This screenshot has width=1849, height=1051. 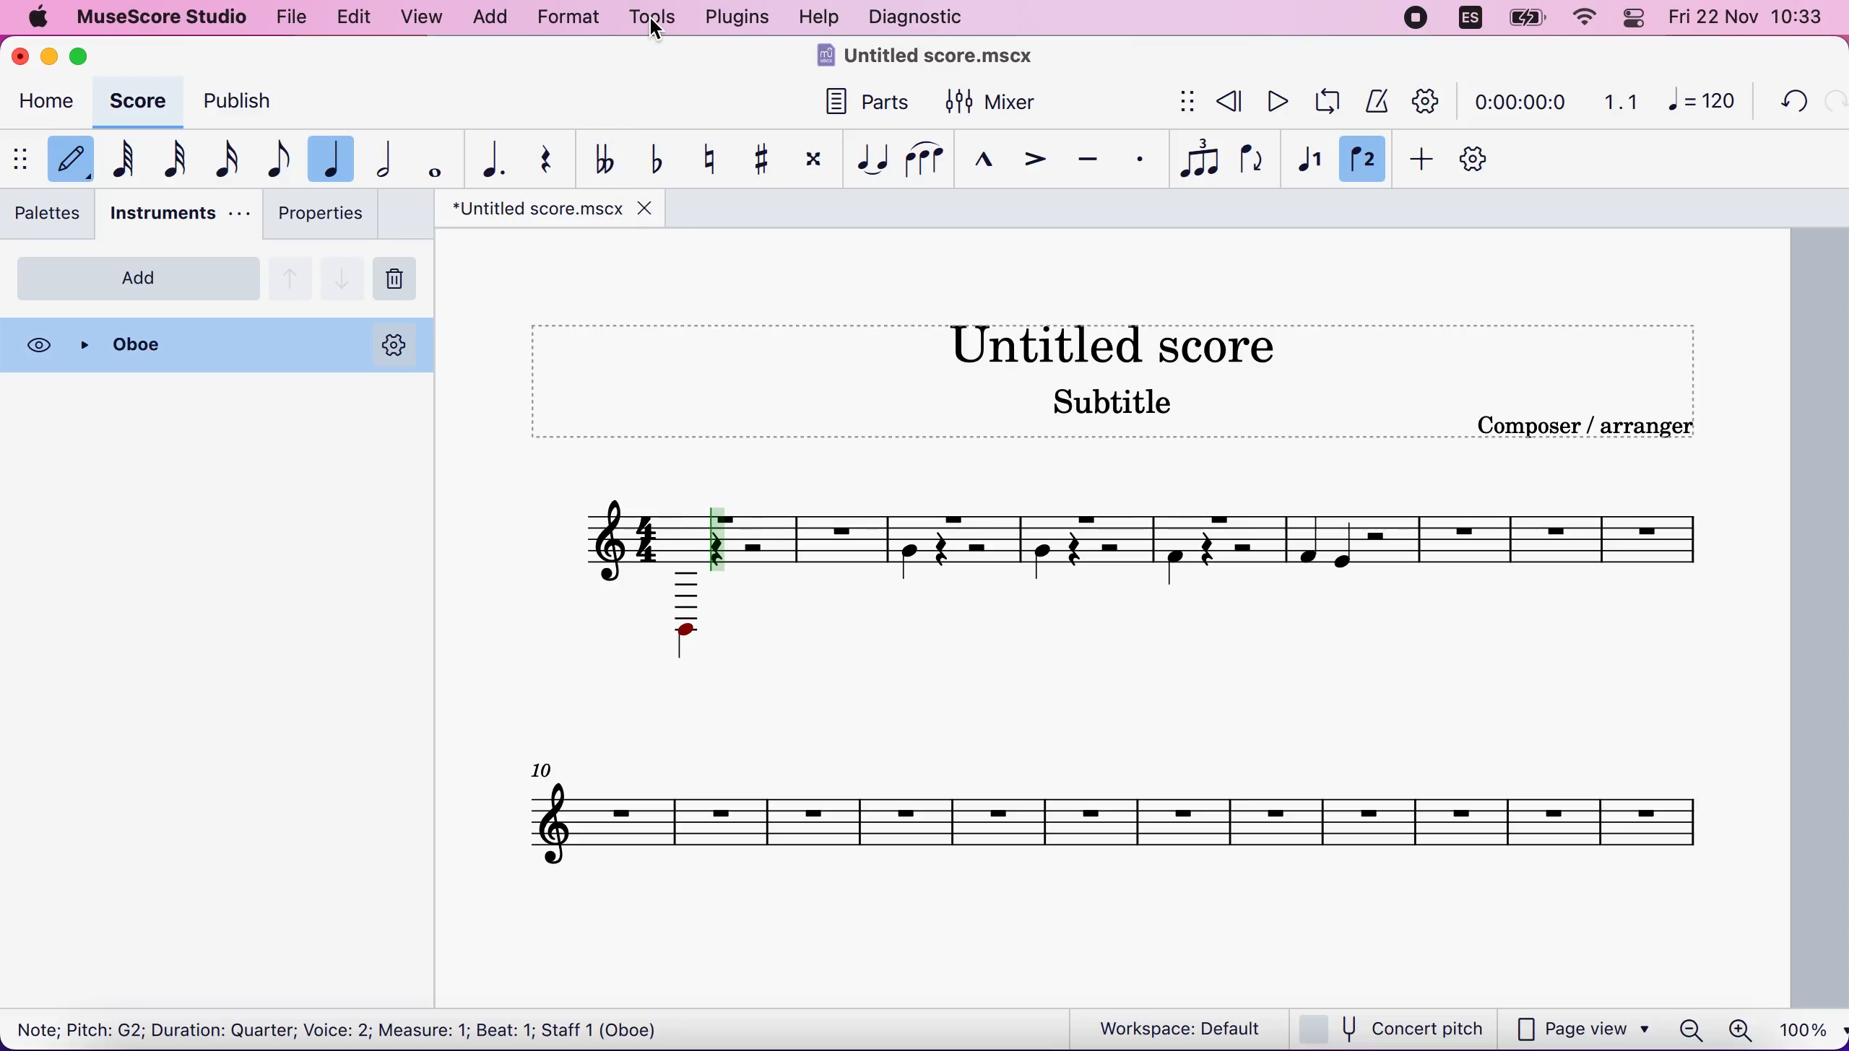 I want to click on 120, so click(x=1702, y=100).